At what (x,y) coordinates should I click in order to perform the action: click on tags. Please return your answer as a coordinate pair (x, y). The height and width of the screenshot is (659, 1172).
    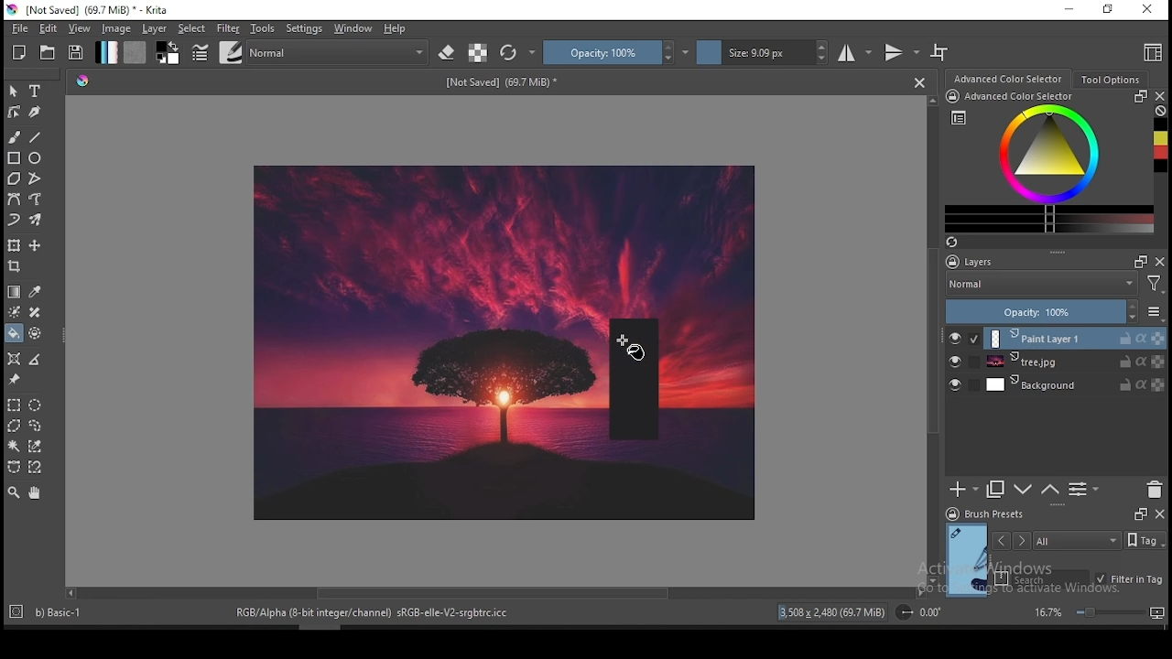
    Looking at the image, I should click on (1078, 540).